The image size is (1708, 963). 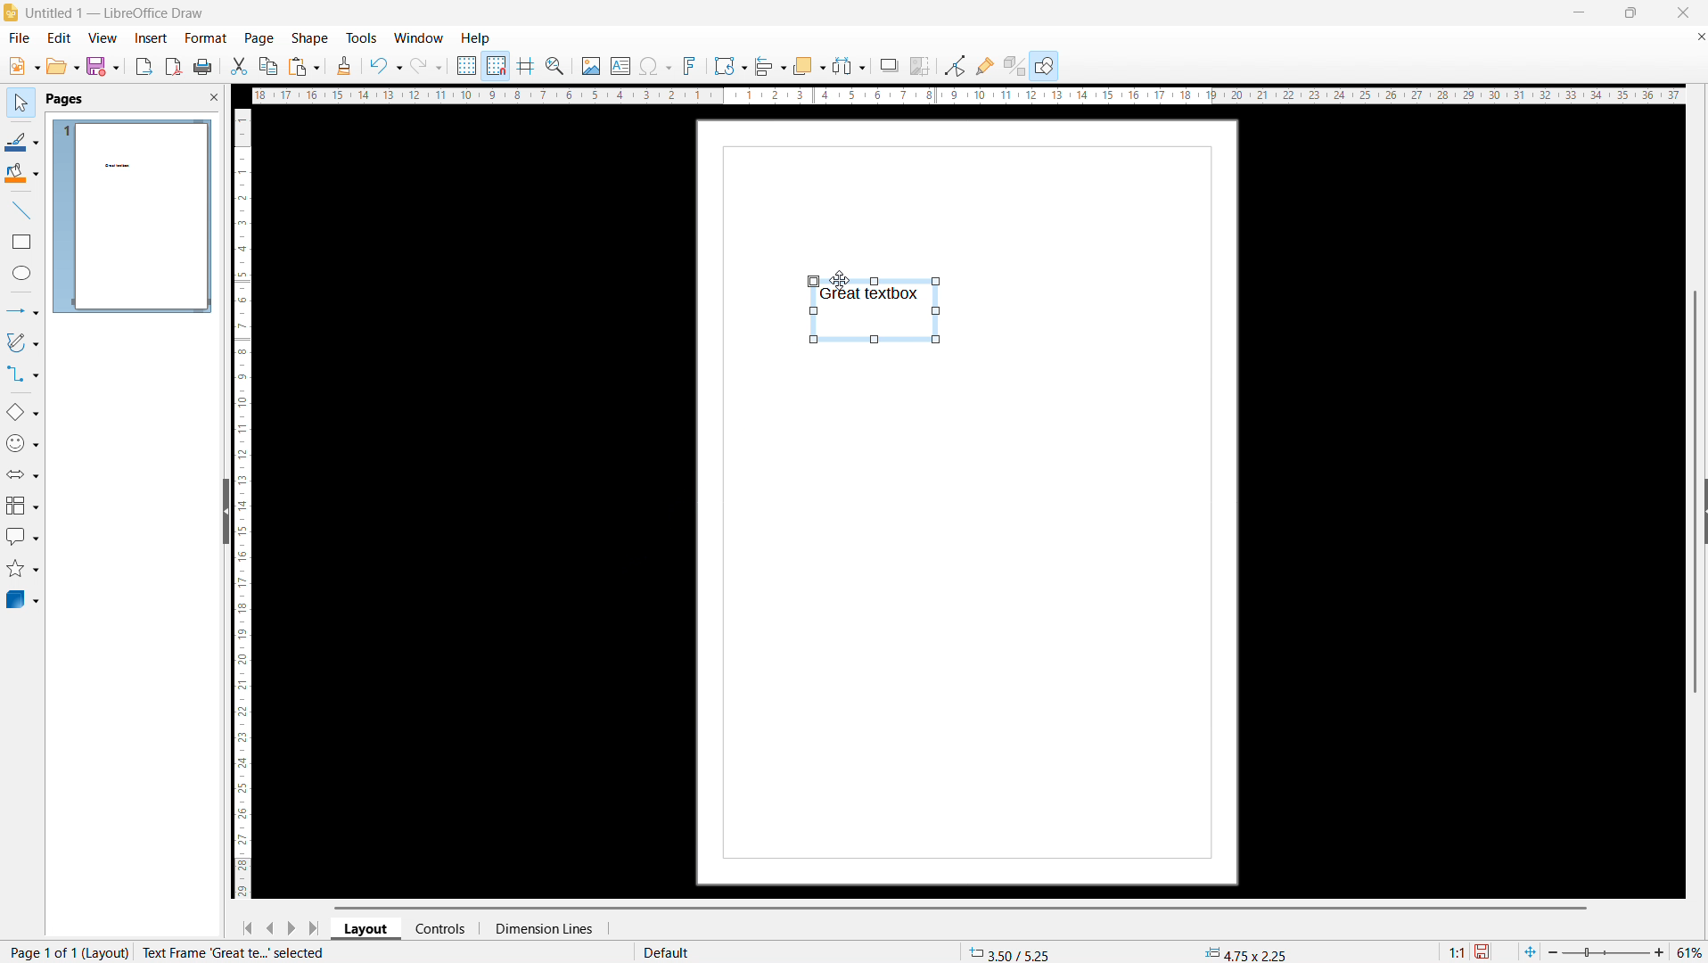 I want to click on insert image, so click(x=591, y=64).